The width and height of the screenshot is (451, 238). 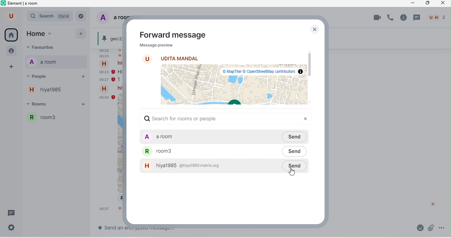 I want to click on element a room, so click(x=23, y=4).